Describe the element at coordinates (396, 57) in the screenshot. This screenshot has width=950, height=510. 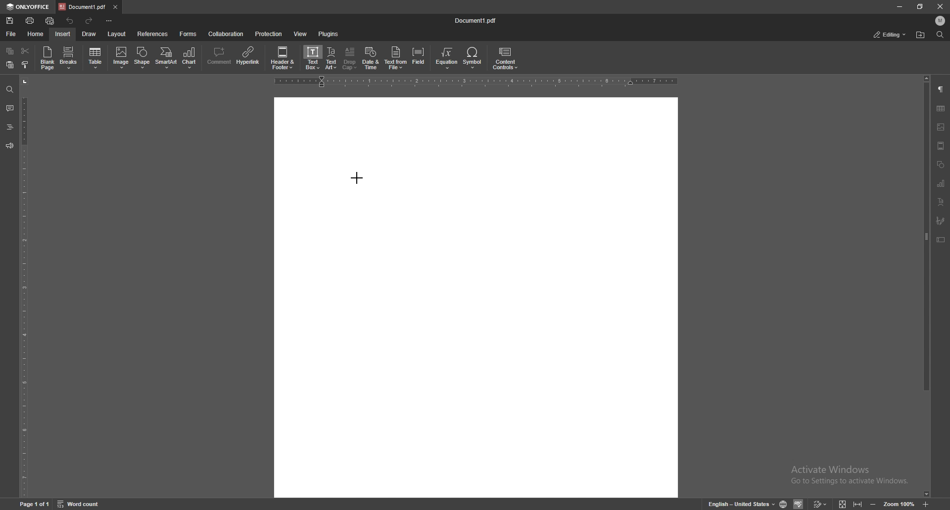
I see `text from file` at that location.